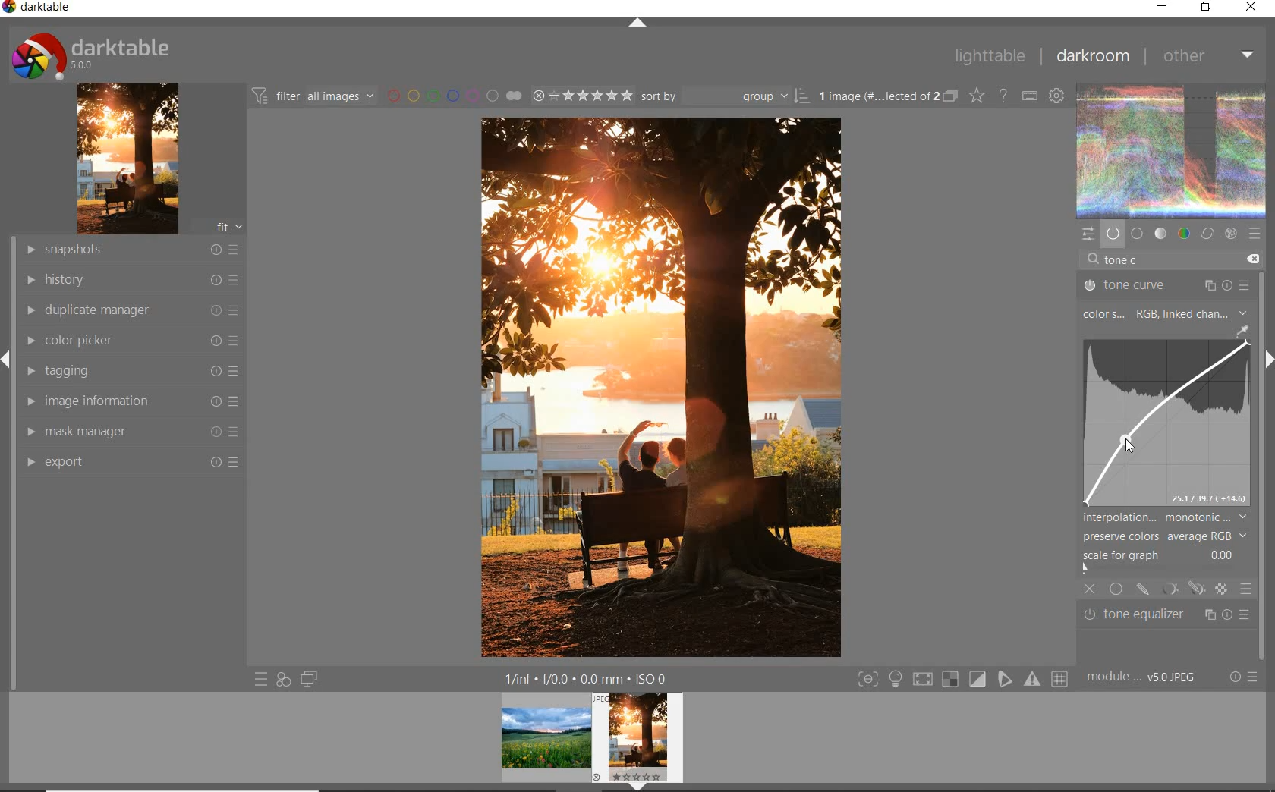 The height and width of the screenshot is (792, 1275). I want to click on scale for graph, so click(1161, 555).